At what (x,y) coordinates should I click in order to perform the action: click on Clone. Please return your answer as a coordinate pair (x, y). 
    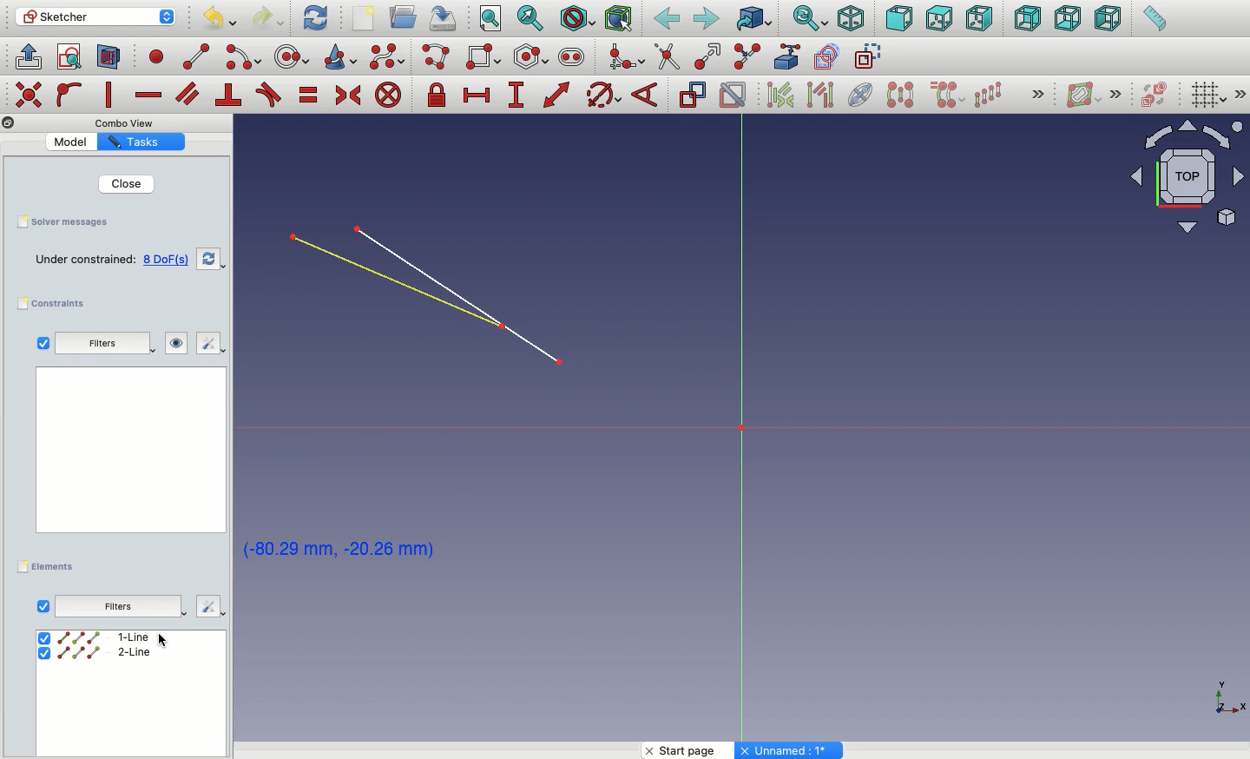
    Looking at the image, I should click on (949, 96).